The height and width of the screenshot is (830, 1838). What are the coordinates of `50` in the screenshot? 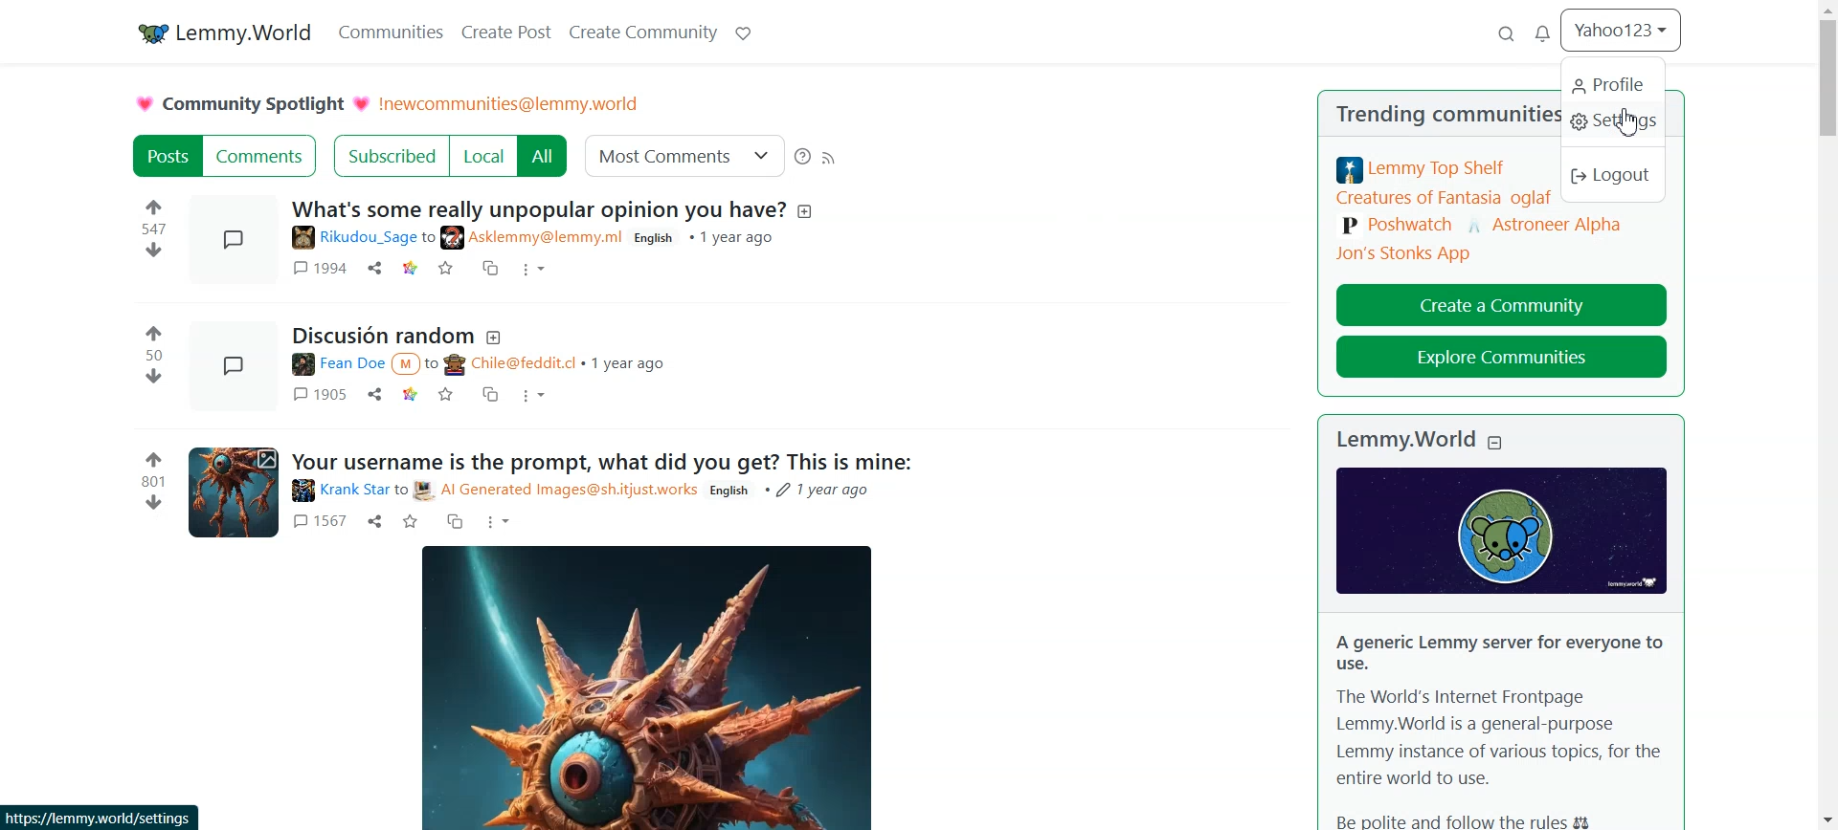 It's located at (154, 356).